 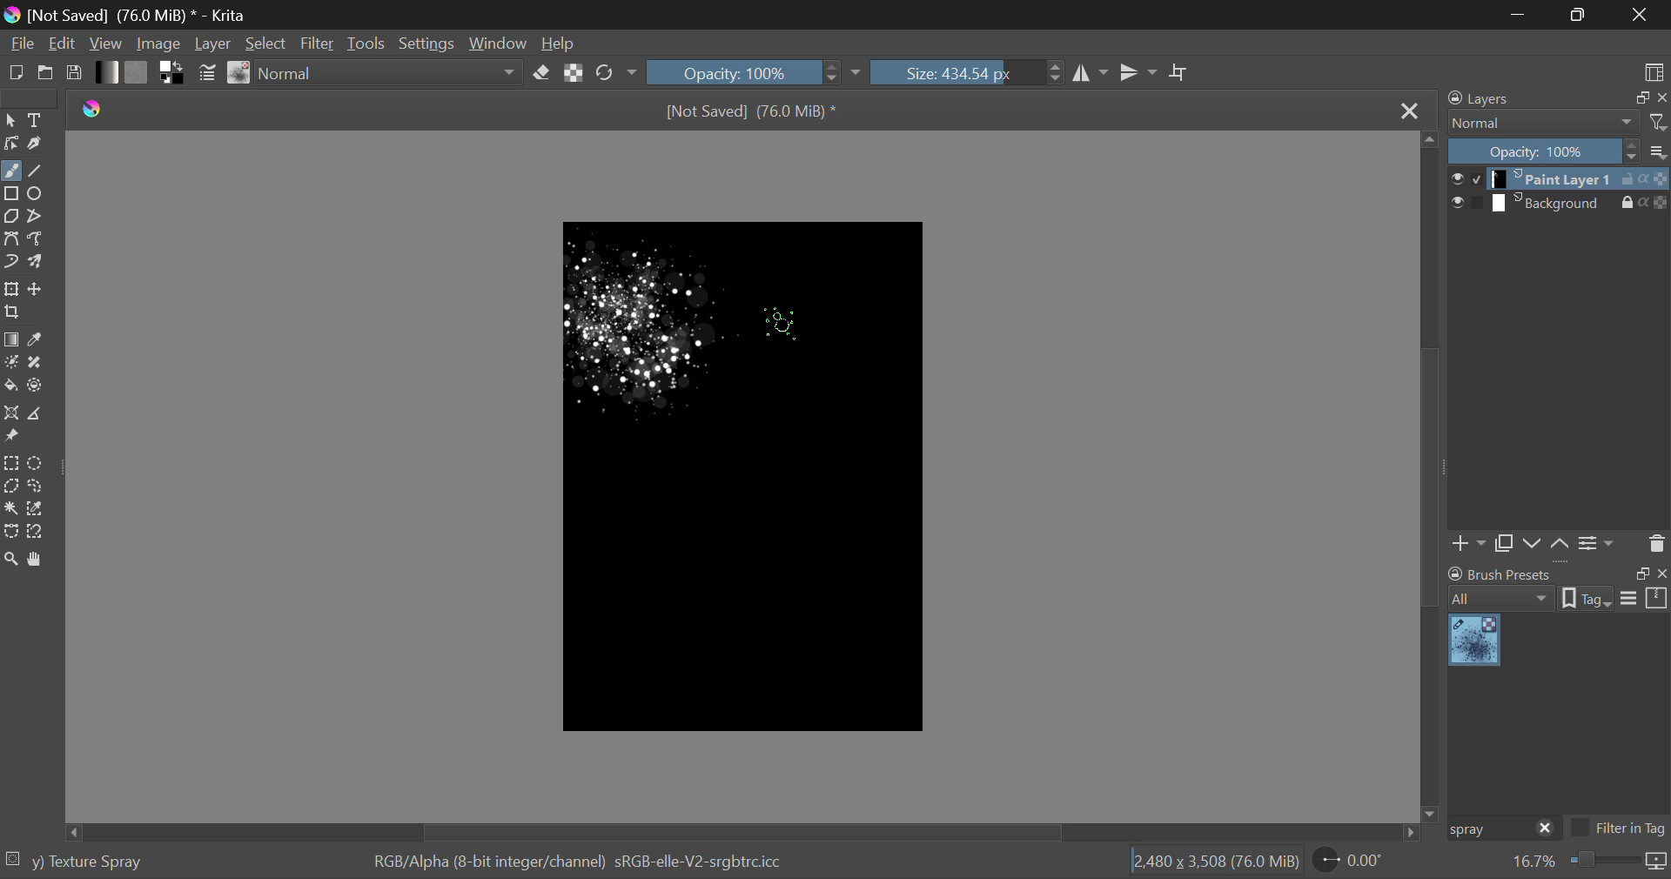 I want to click on Edit, so click(x=63, y=43).